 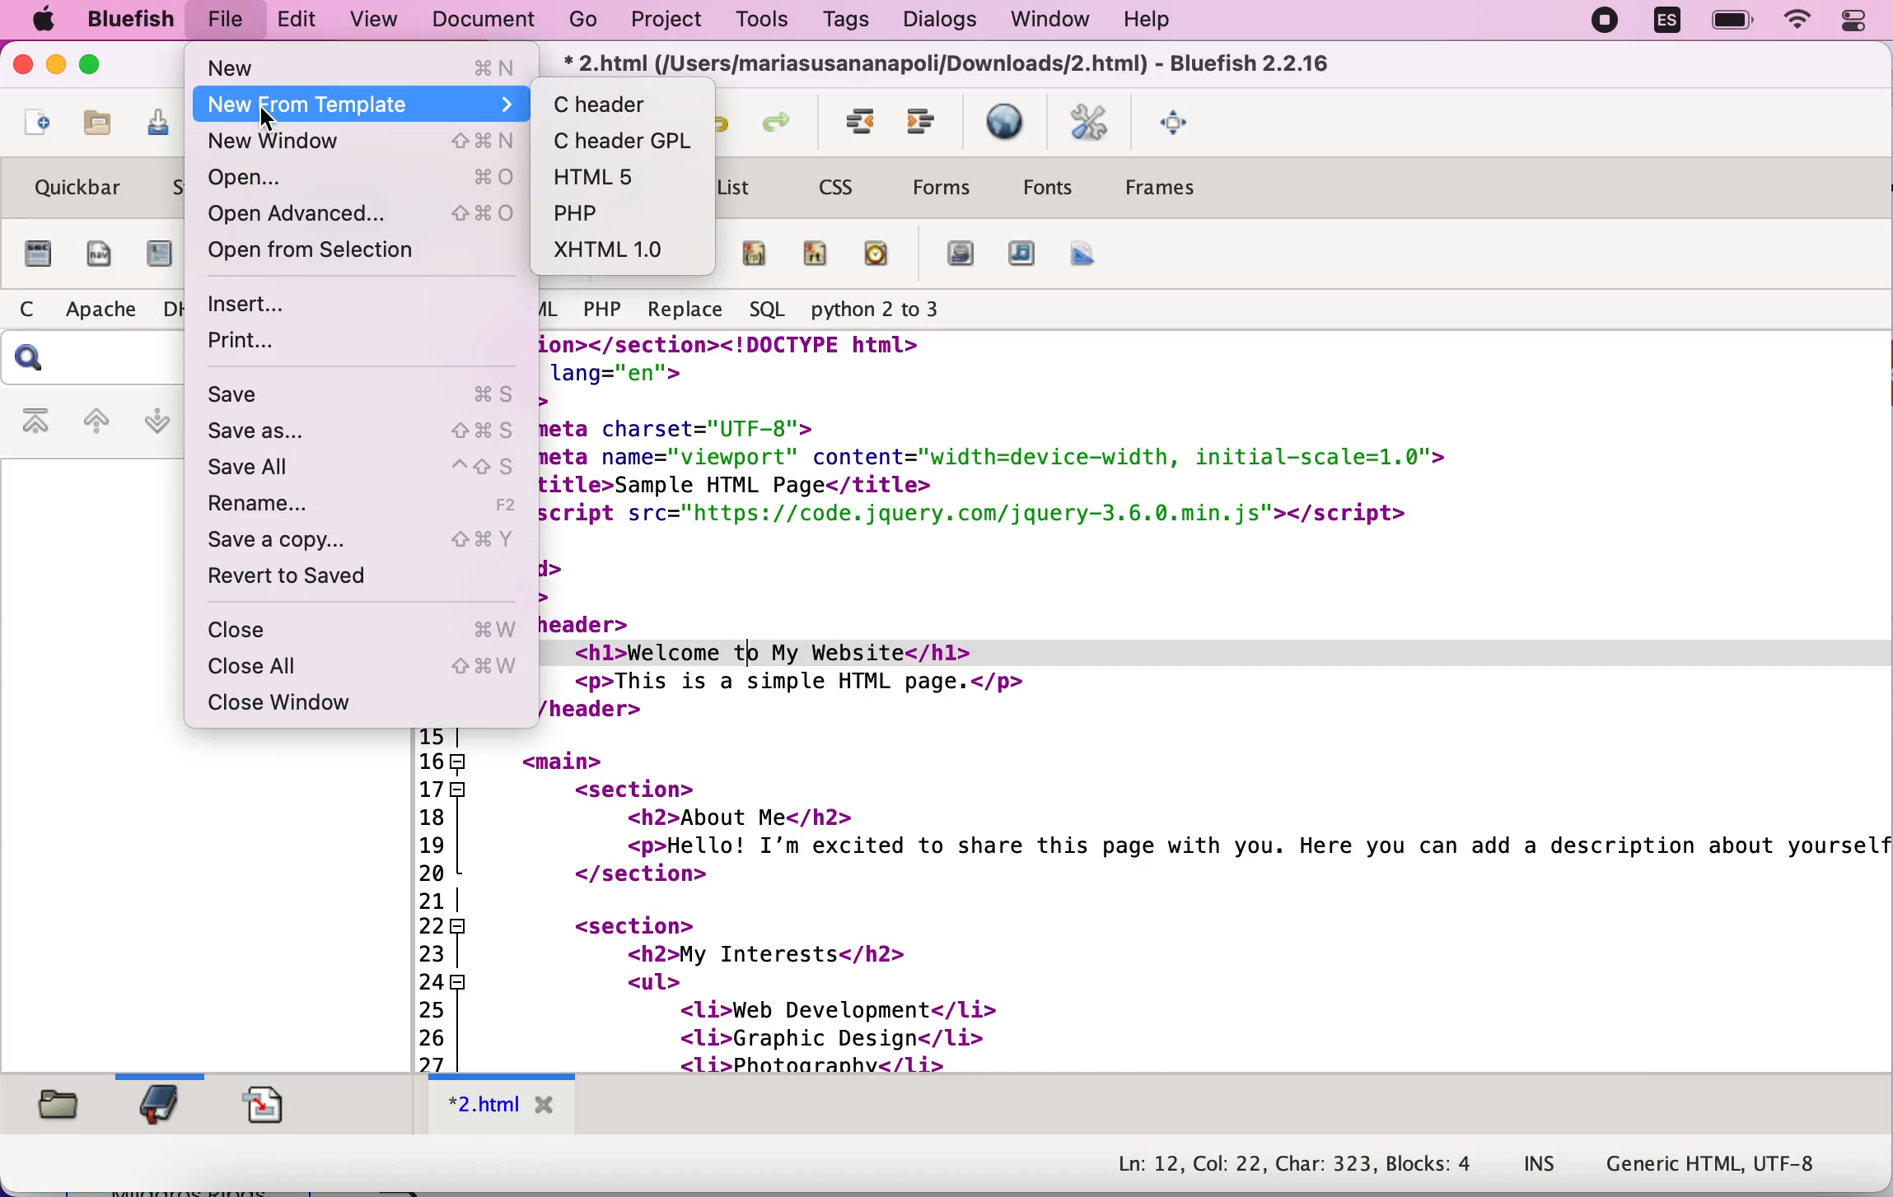 I want to click on close, so click(x=375, y=632).